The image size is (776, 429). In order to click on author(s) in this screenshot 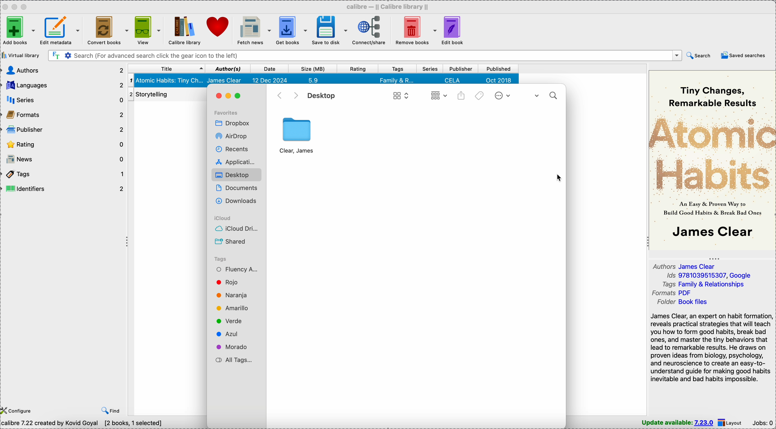, I will do `click(227, 68)`.